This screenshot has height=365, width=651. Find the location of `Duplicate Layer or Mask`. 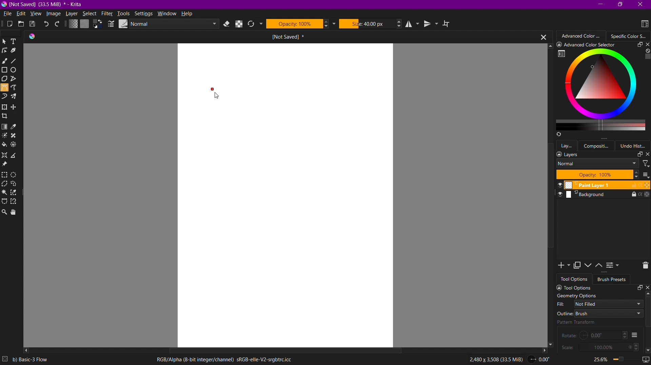

Duplicate Layer or Mask is located at coordinates (578, 266).